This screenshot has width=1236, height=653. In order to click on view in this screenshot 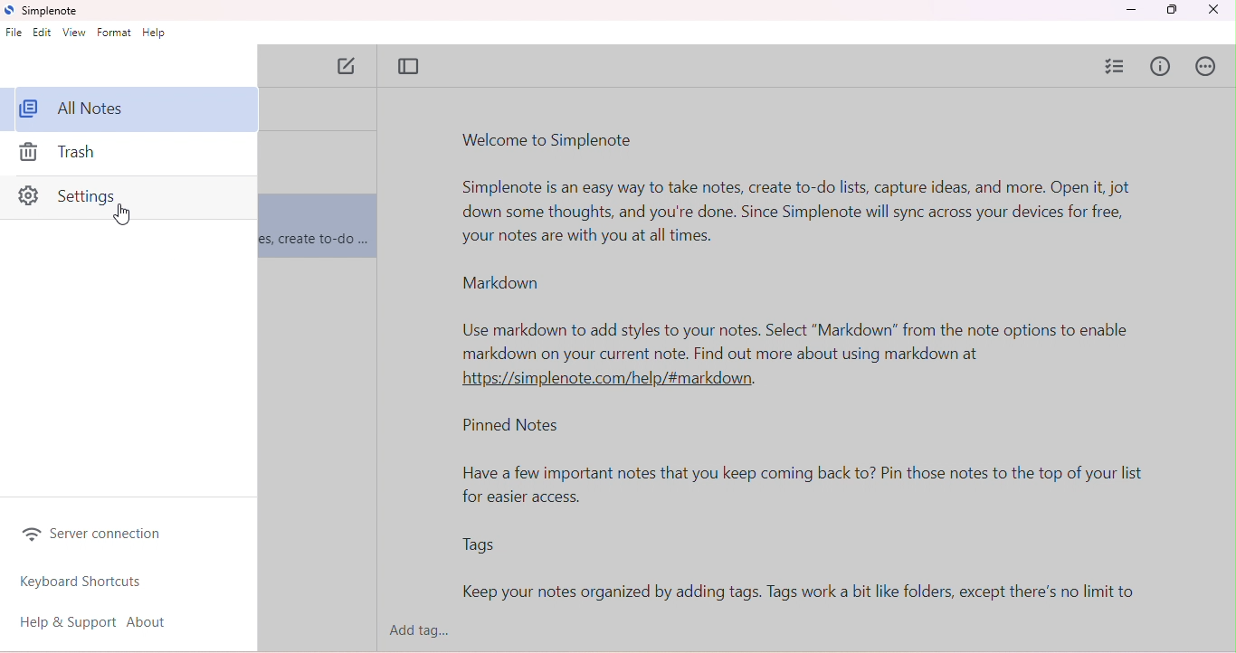, I will do `click(75, 33)`.